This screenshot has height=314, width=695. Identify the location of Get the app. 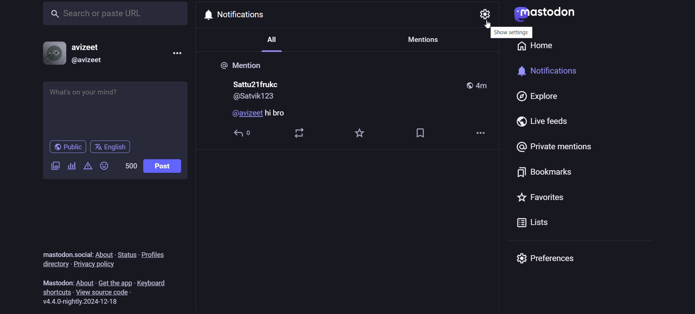
(116, 283).